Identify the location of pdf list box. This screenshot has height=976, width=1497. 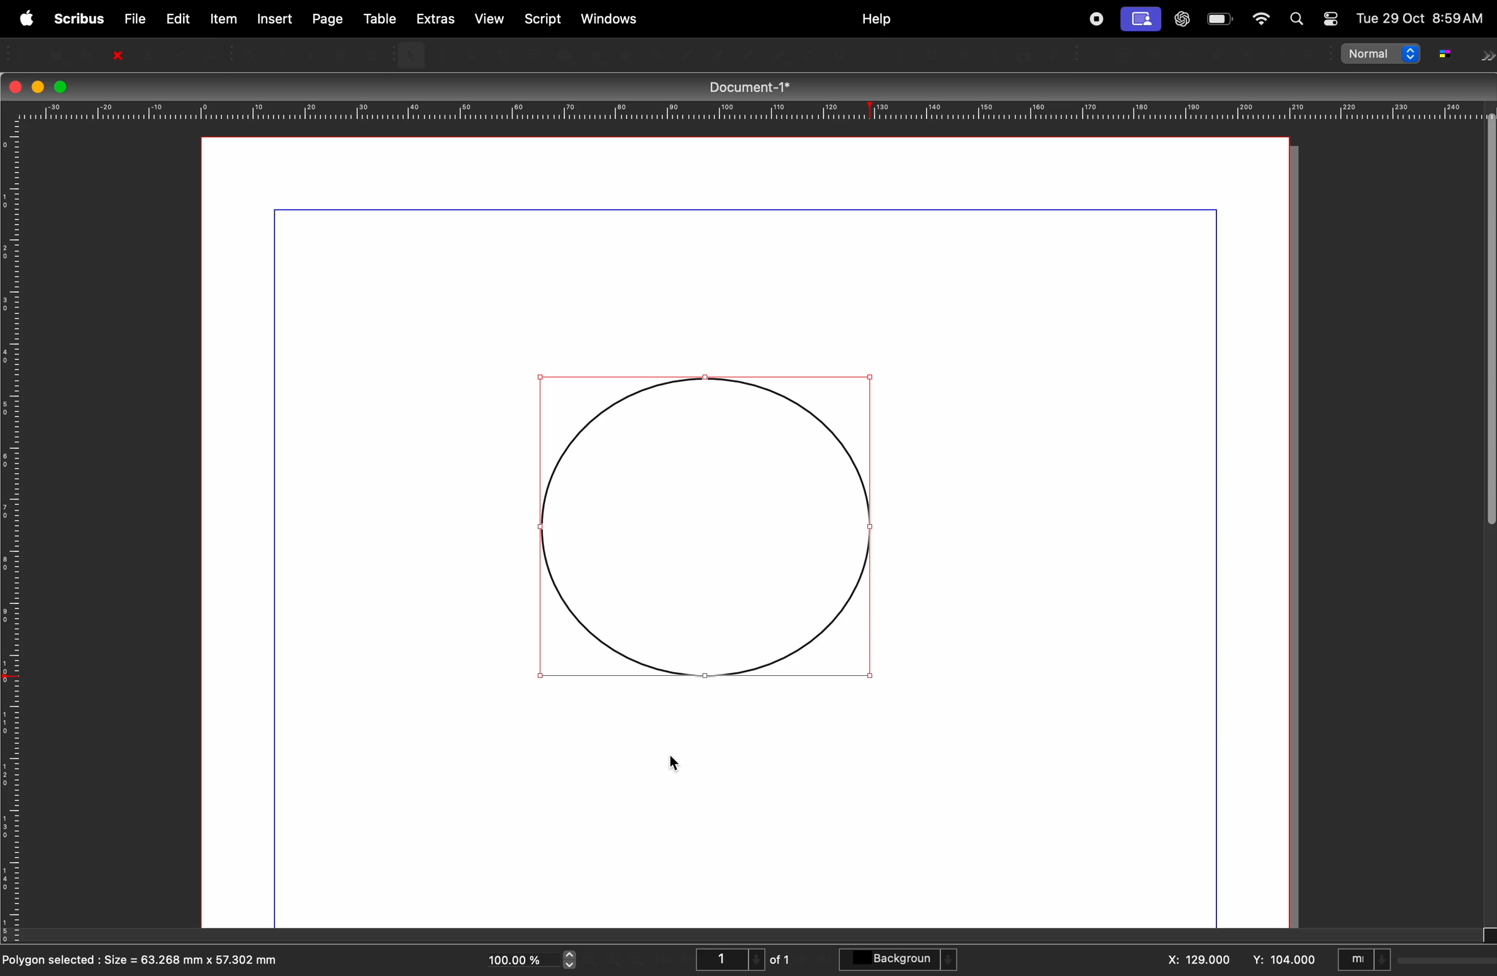
(1247, 55).